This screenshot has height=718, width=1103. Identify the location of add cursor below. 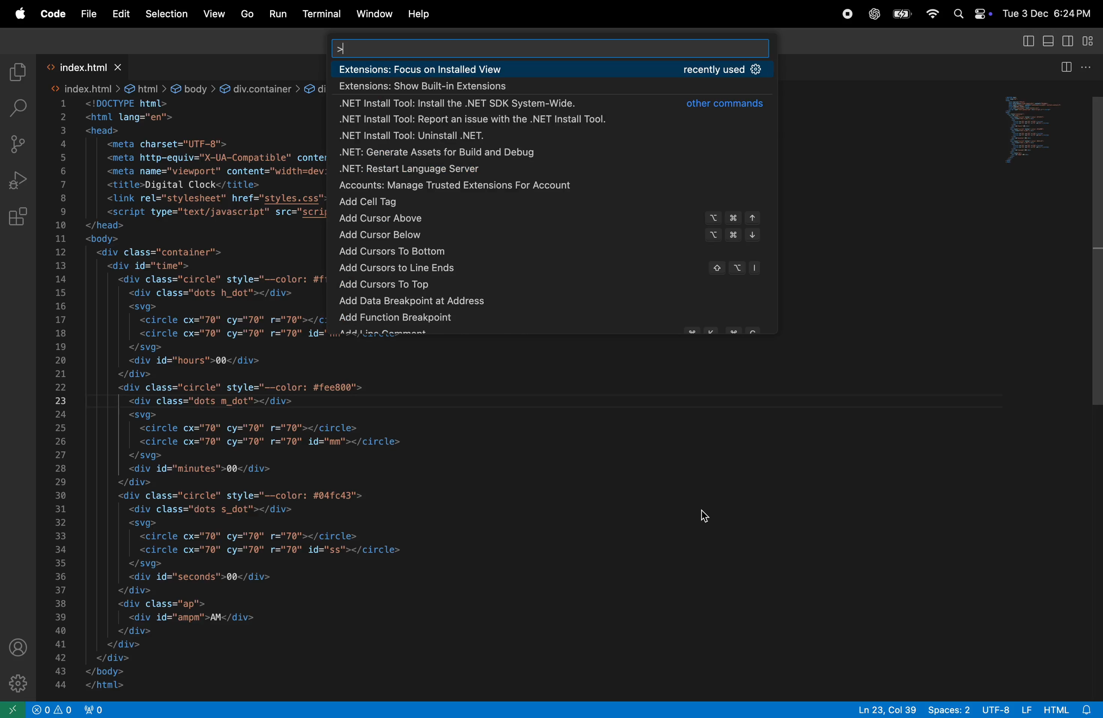
(554, 236).